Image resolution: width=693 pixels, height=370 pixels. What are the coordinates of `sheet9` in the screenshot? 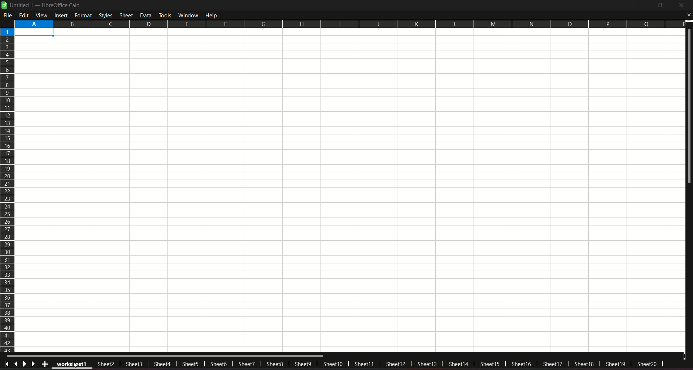 It's located at (303, 365).